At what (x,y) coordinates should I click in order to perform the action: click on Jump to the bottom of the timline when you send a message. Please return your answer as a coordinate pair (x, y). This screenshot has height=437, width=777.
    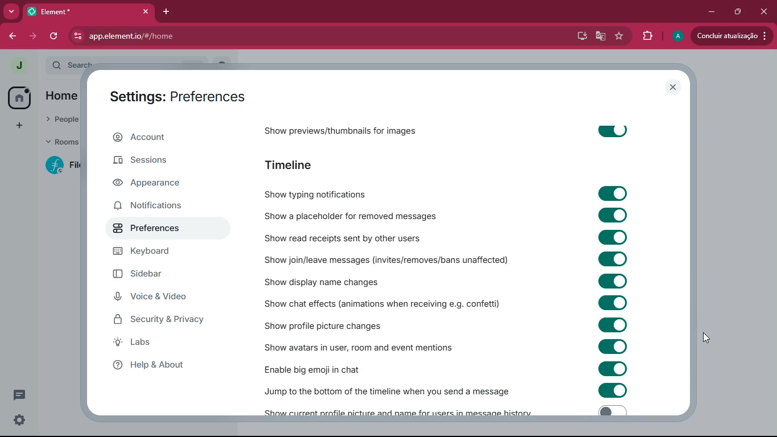
    Looking at the image, I should click on (387, 391).